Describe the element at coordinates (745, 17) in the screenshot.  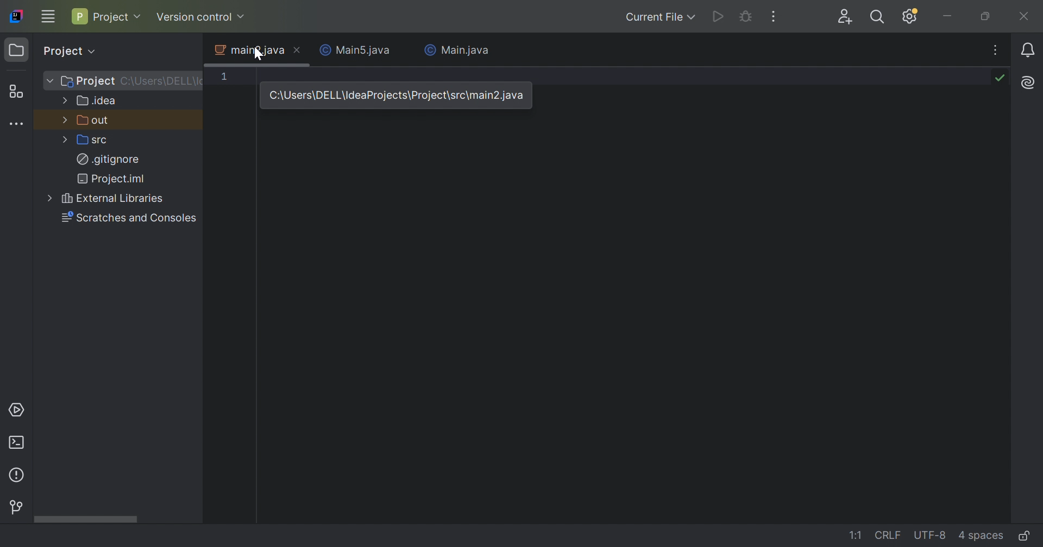
I see `Debug` at that location.